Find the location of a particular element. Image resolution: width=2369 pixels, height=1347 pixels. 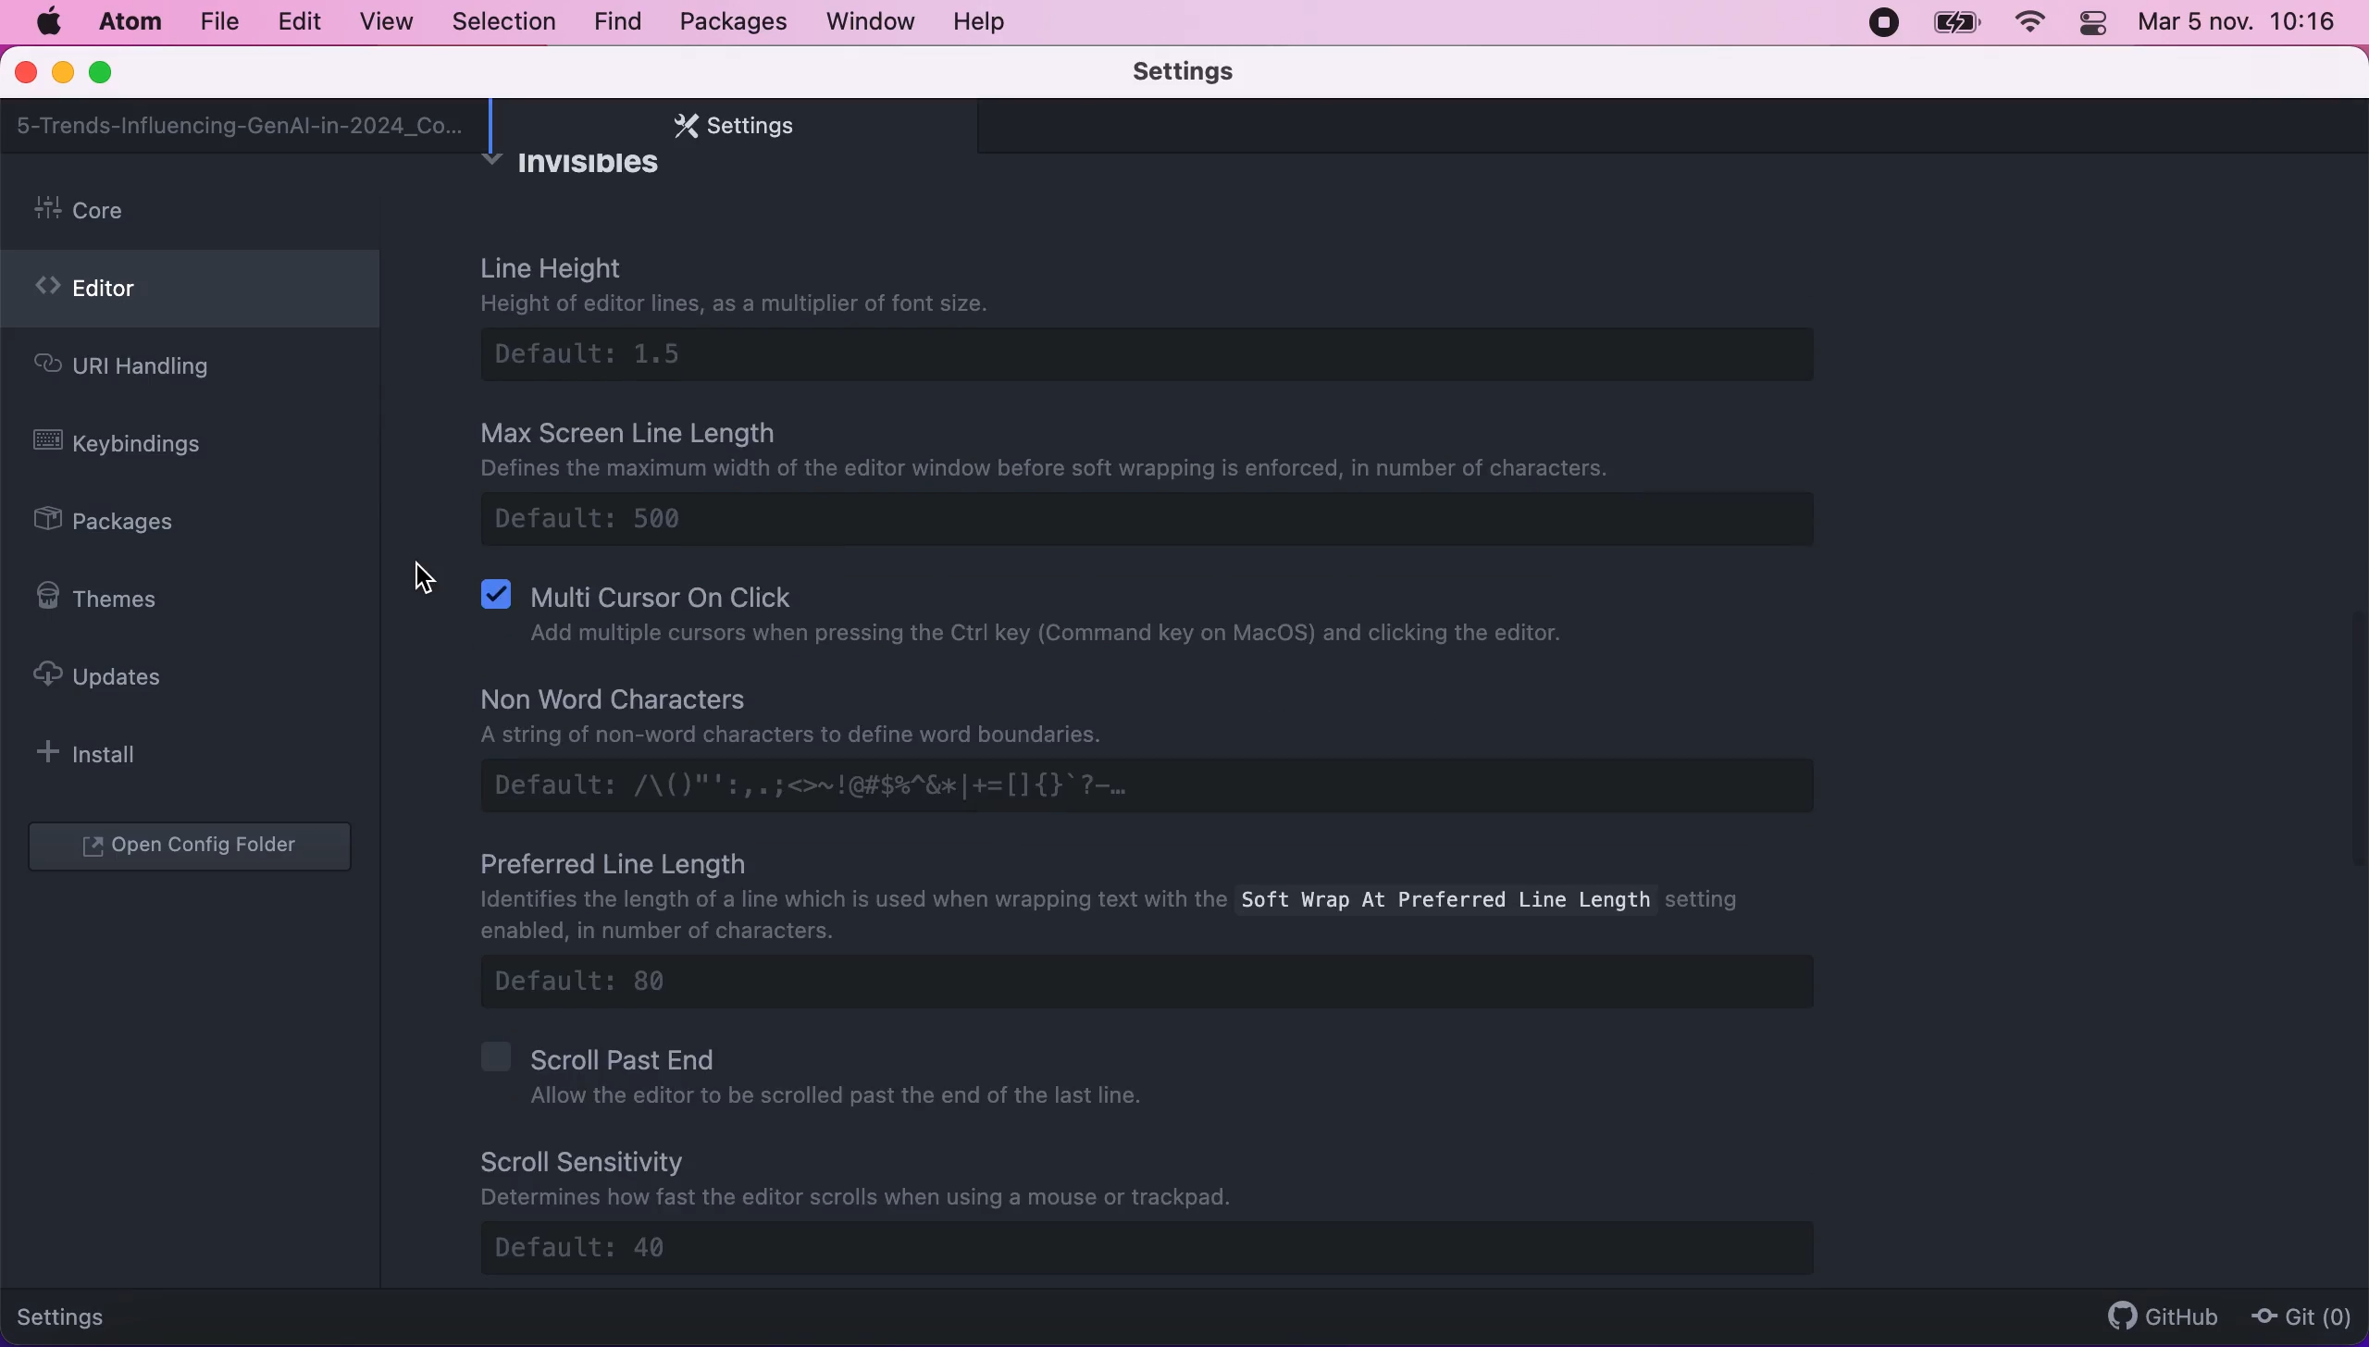

packages is located at coordinates (730, 22).